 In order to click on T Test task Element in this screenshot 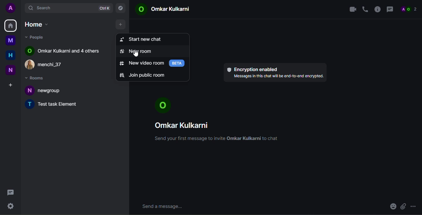, I will do `click(54, 105)`.